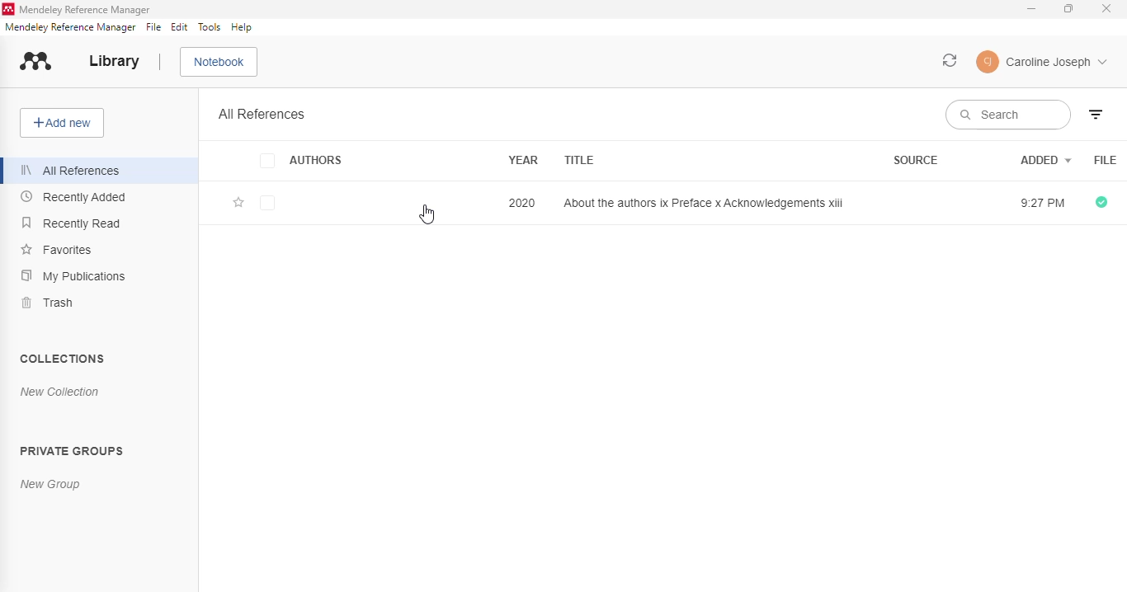 This screenshot has height=592, width=1127. Describe the element at coordinates (1045, 159) in the screenshot. I see `added` at that location.